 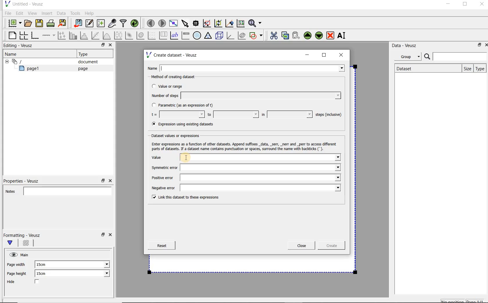 I want to click on document, so click(x=86, y=62).